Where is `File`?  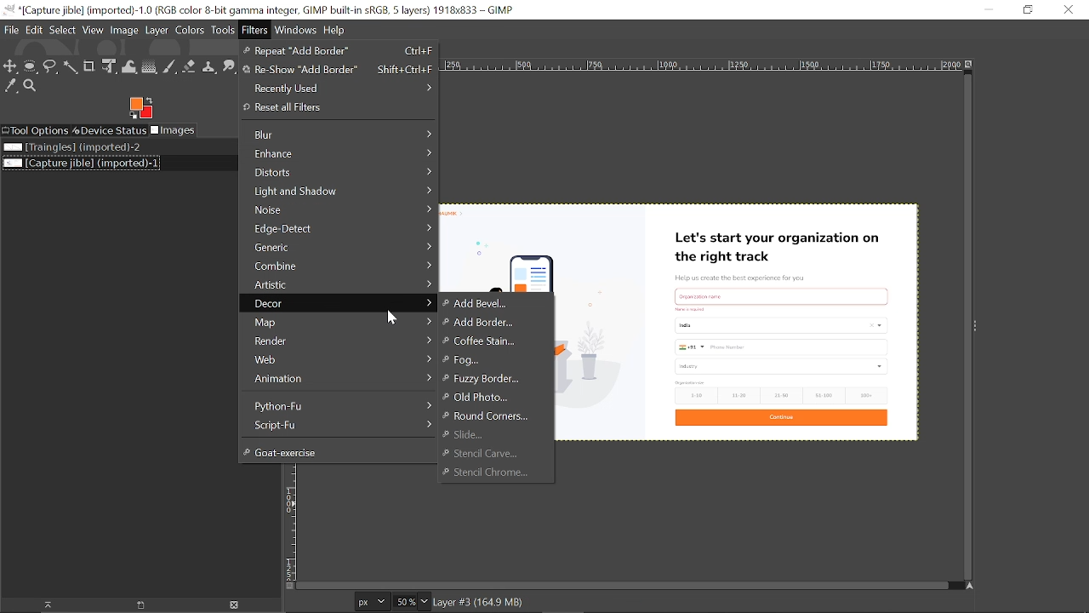
File is located at coordinates (12, 30).